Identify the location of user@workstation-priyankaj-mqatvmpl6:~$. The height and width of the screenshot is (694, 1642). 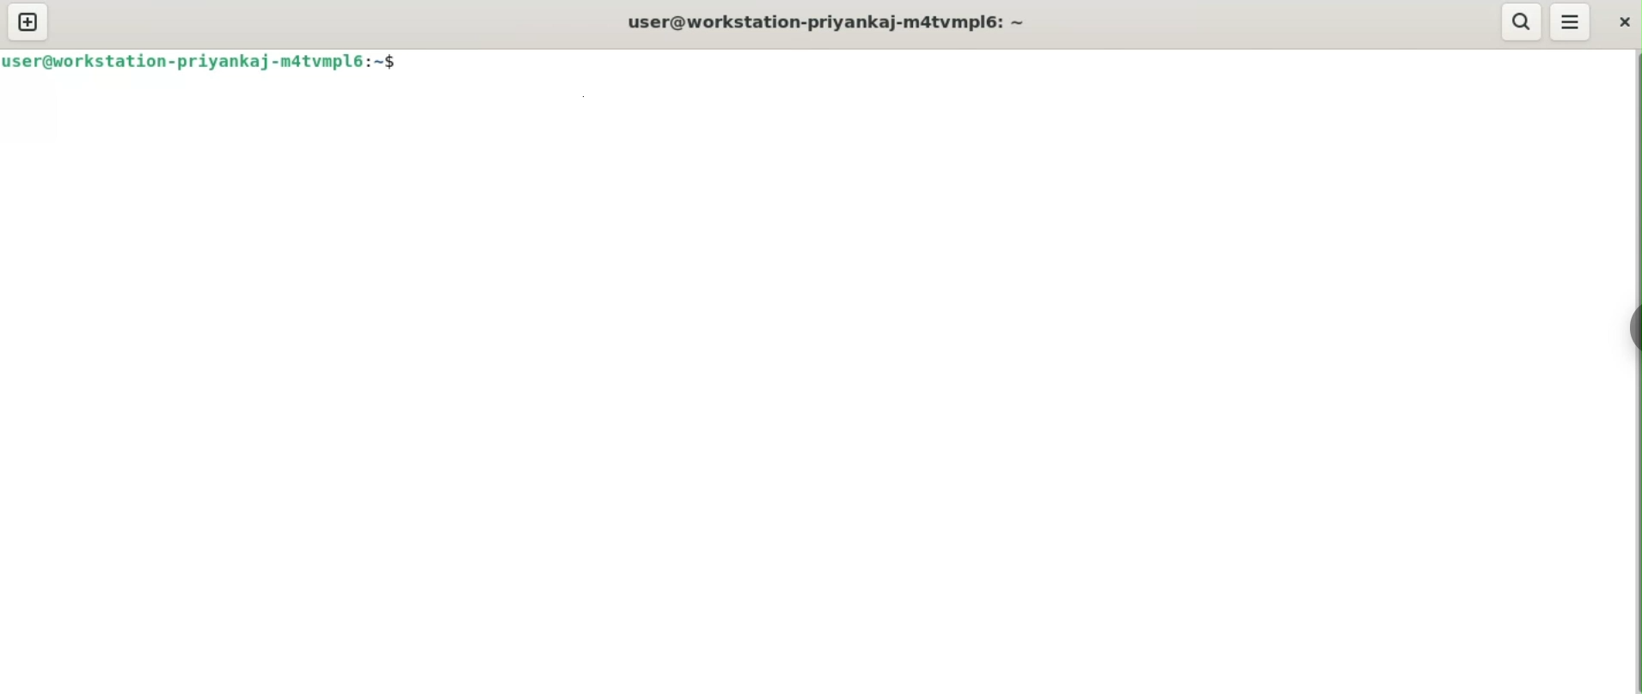
(206, 64).